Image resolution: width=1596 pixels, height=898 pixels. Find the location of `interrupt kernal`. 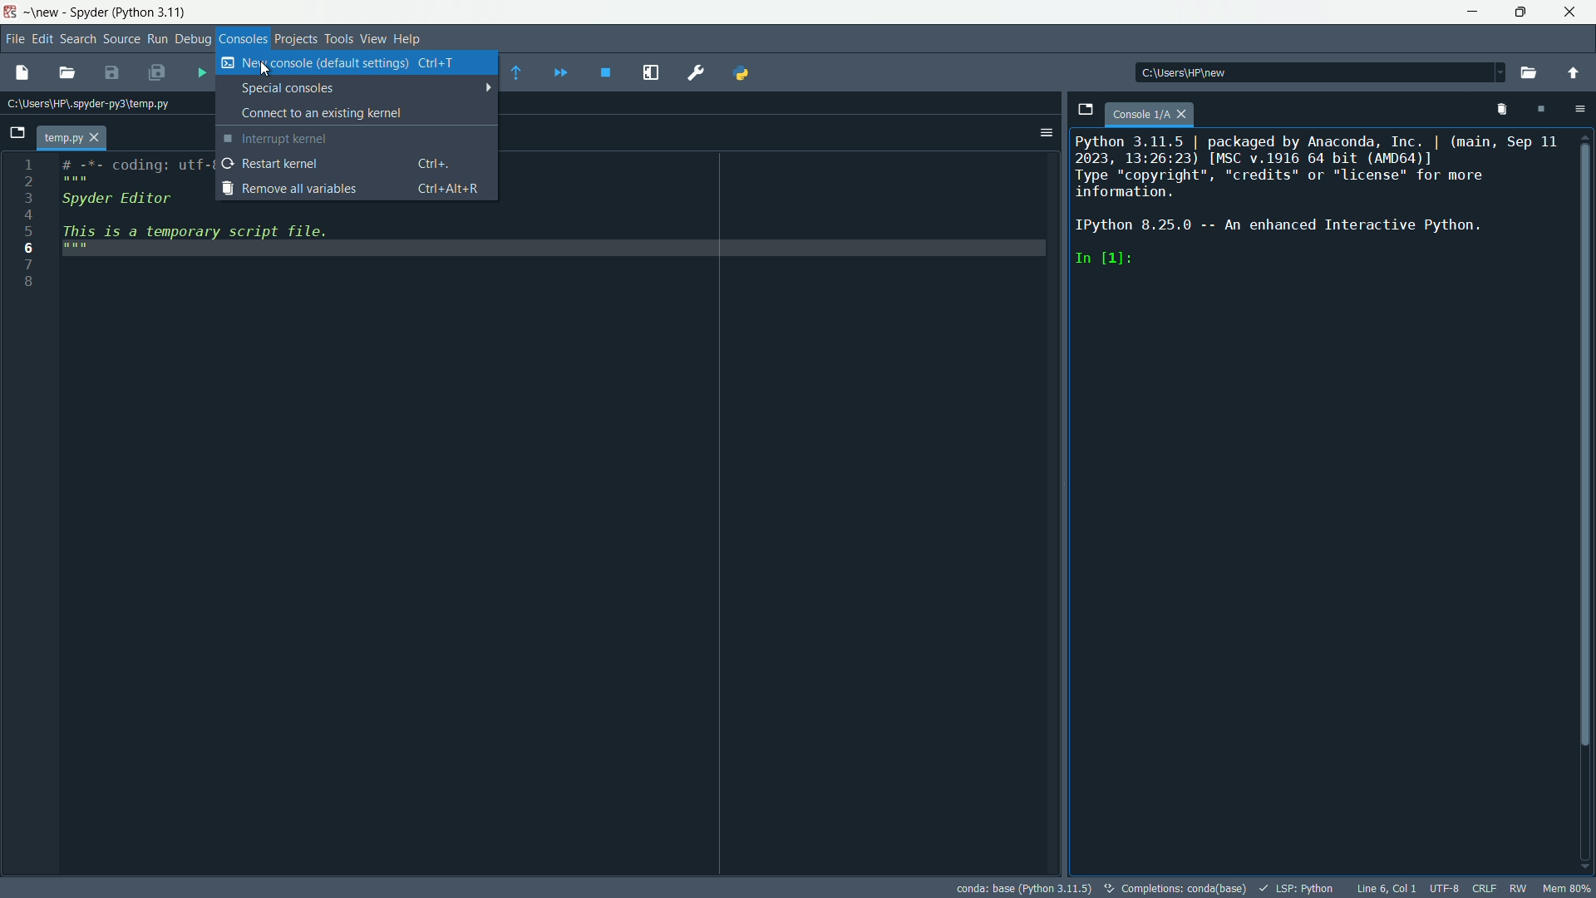

interrupt kernal is located at coordinates (1542, 108).